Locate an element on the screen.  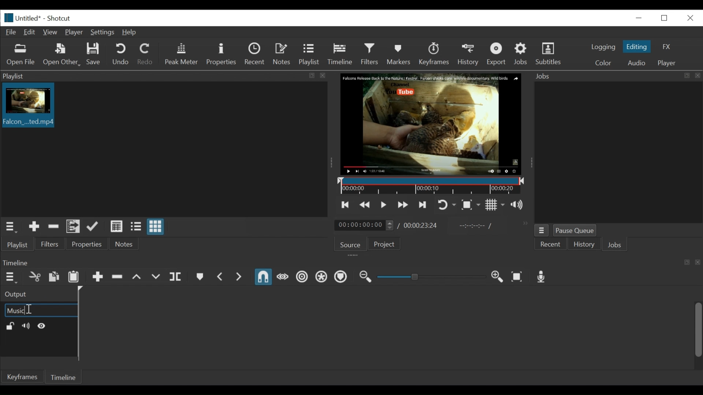
Video track name is located at coordinates (40, 310).